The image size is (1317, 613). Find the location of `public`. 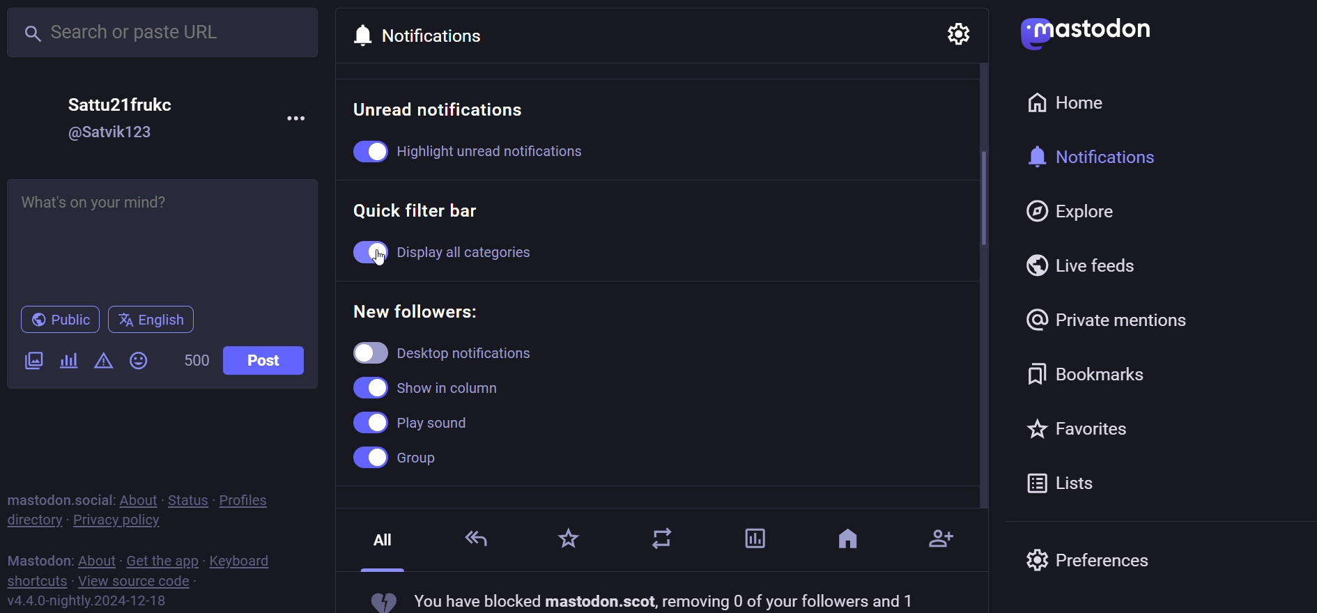

public is located at coordinates (56, 320).